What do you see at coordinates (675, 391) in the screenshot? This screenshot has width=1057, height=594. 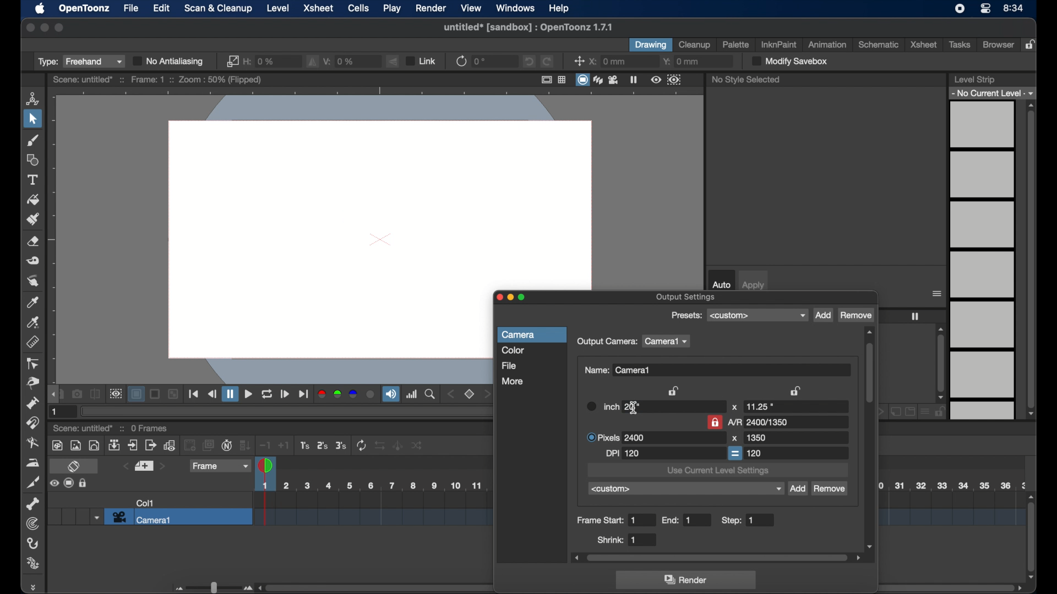 I see `lock` at bounding box center [675, 391].